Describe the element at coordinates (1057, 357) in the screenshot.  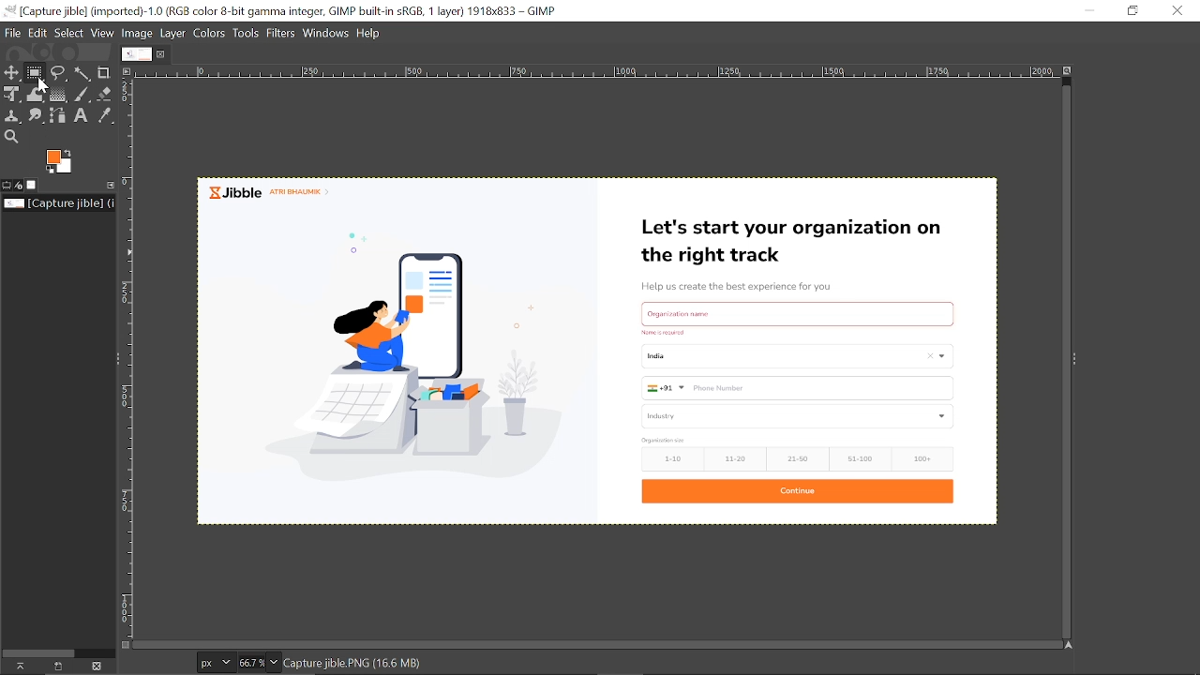
I see `vertical scroll bar` at that location.